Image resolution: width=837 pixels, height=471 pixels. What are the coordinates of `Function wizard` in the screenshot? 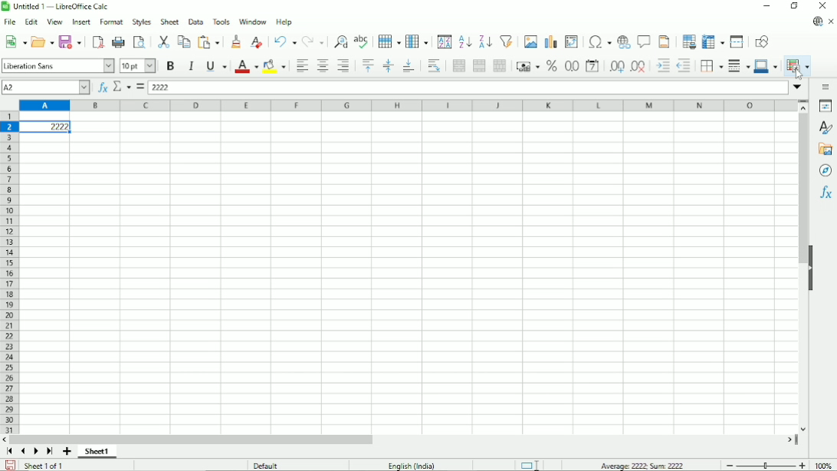 It's located at (103, 87).